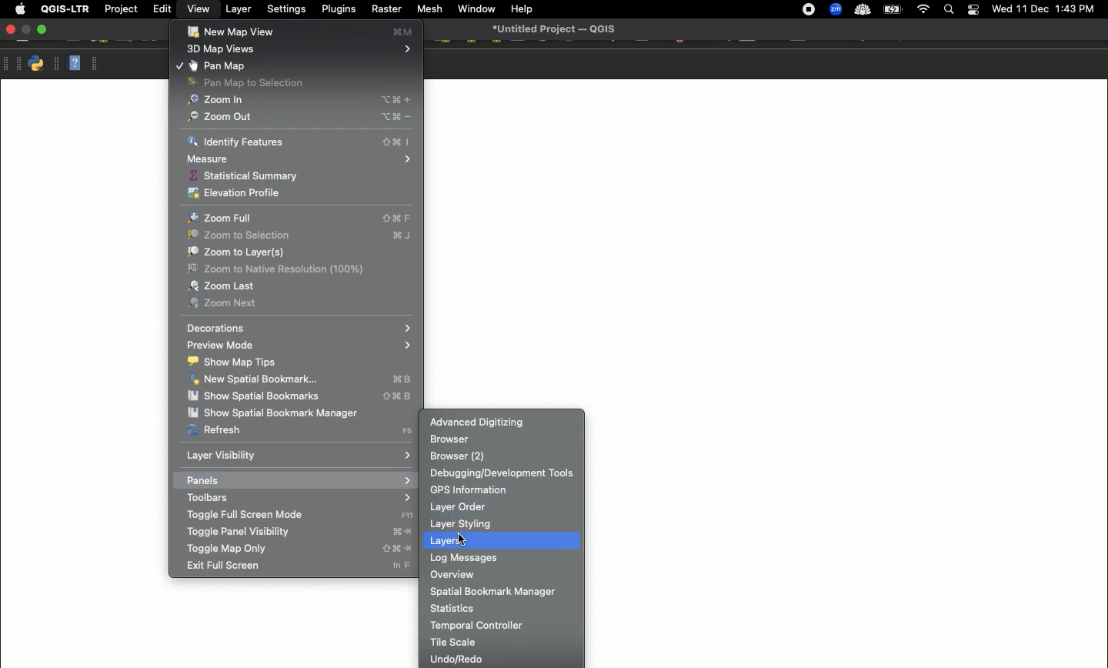 The image size is (1108, 668). I want to click on 3D map views, so click(299, 50).